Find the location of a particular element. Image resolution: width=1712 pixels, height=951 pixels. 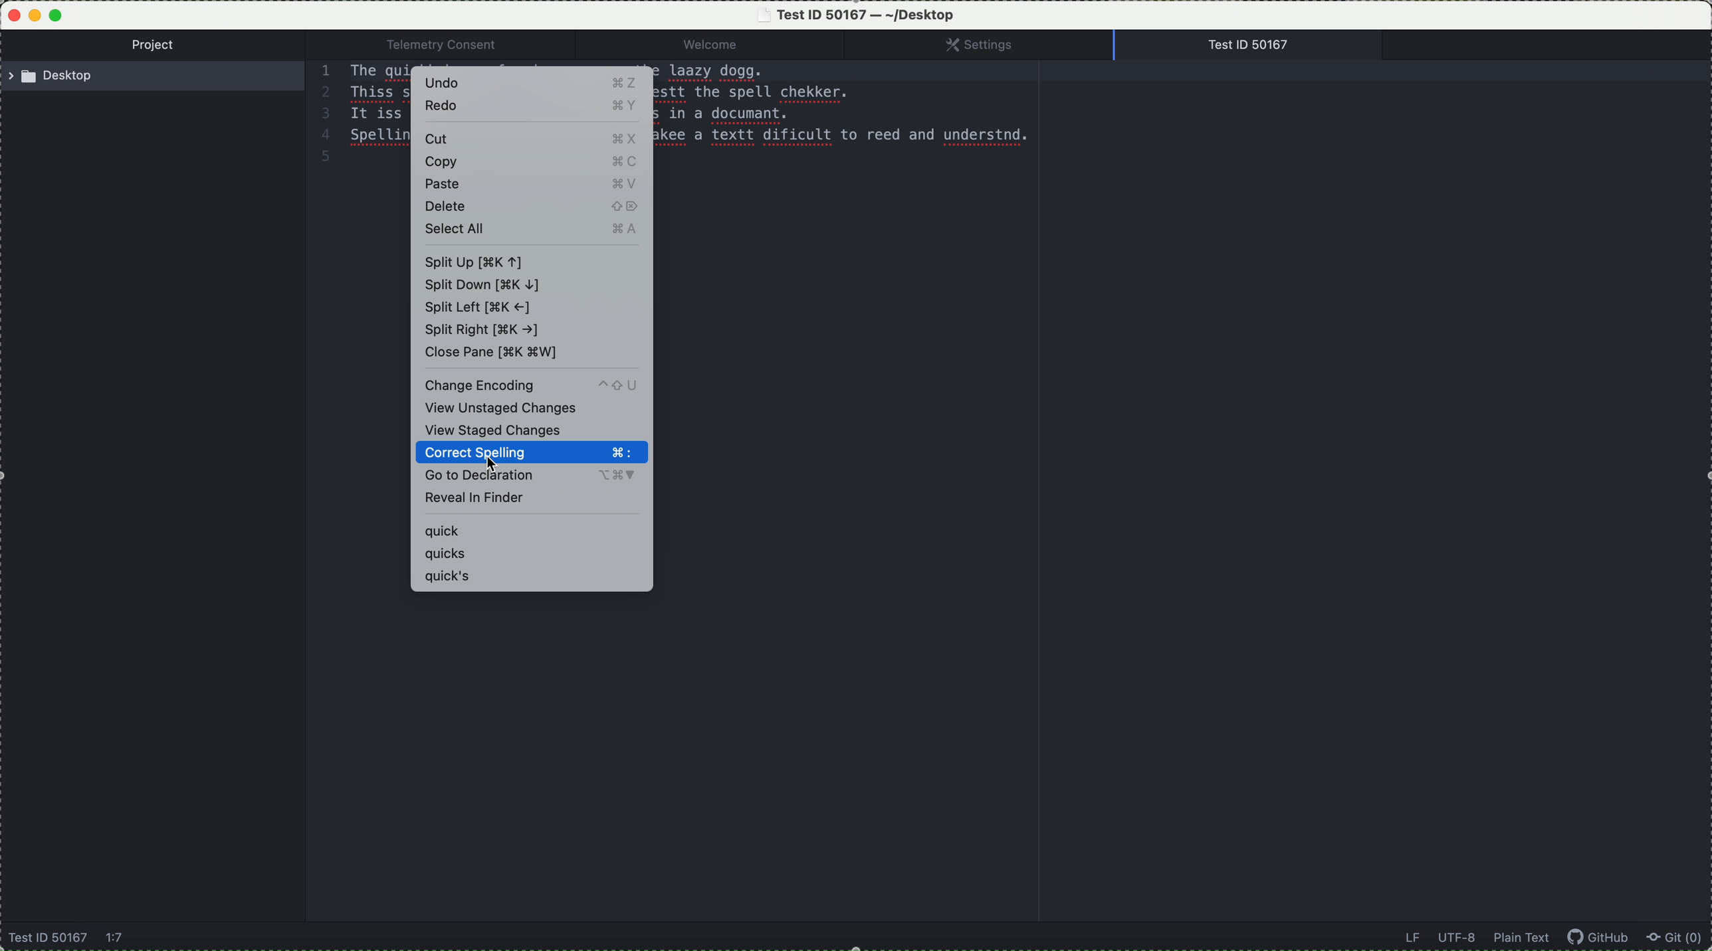

desktop location is located at coordinates (158, 79).